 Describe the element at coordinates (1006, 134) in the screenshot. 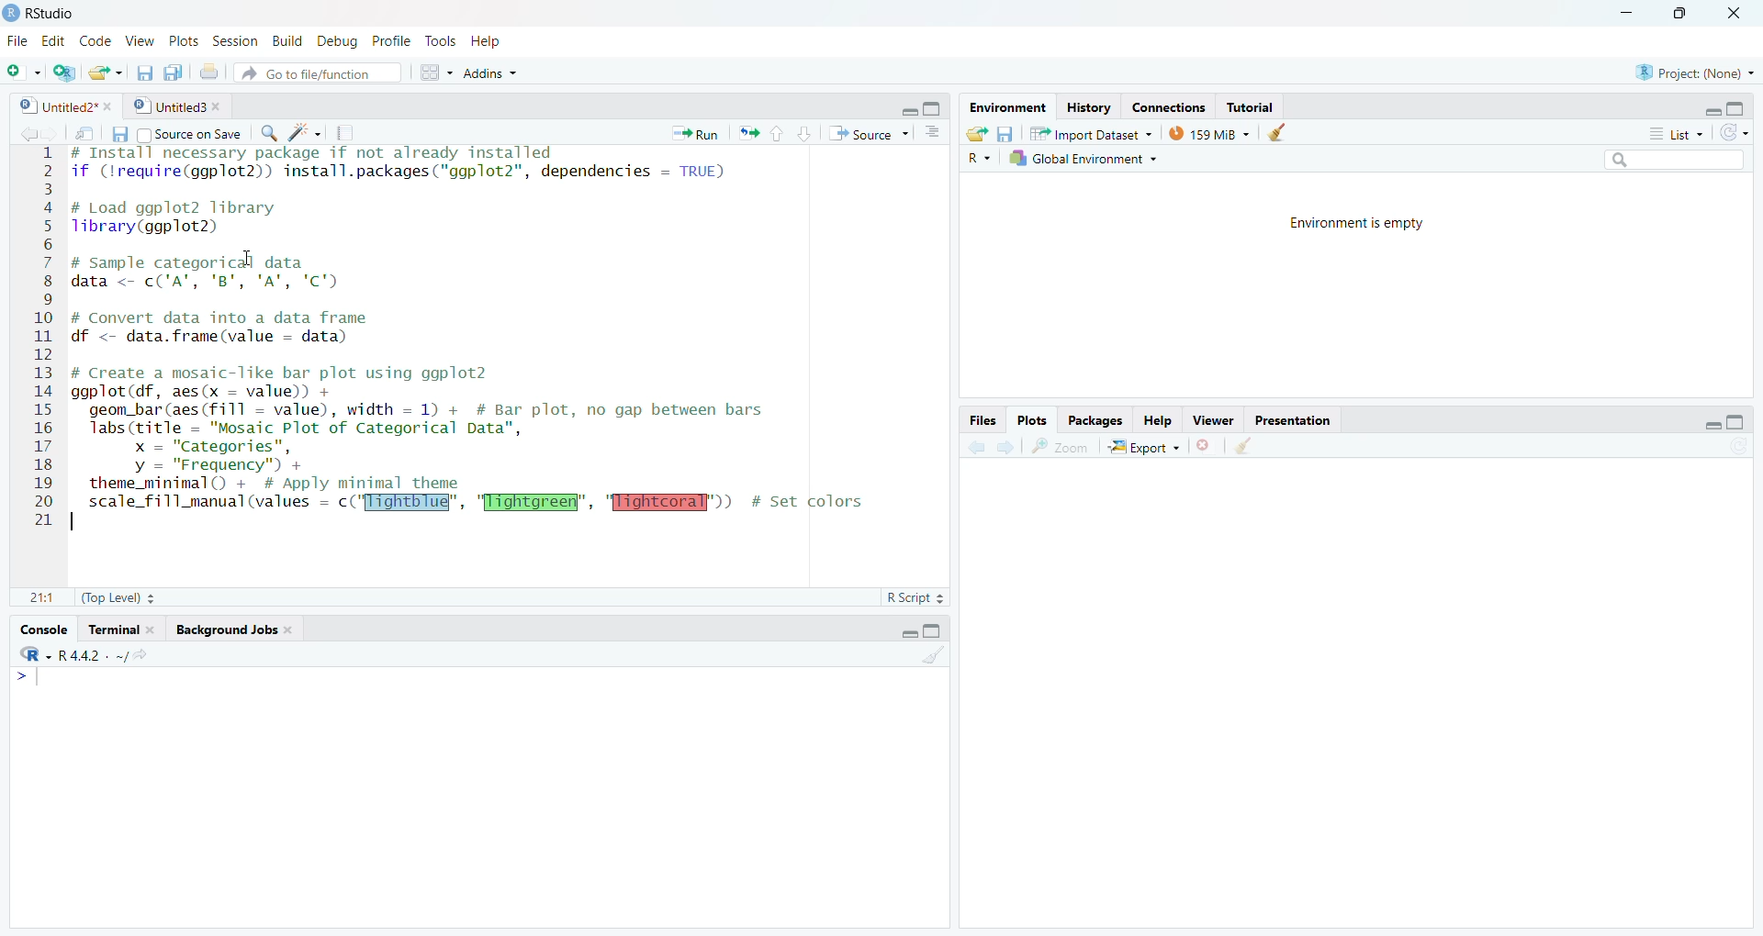

I see `Save` at that location.